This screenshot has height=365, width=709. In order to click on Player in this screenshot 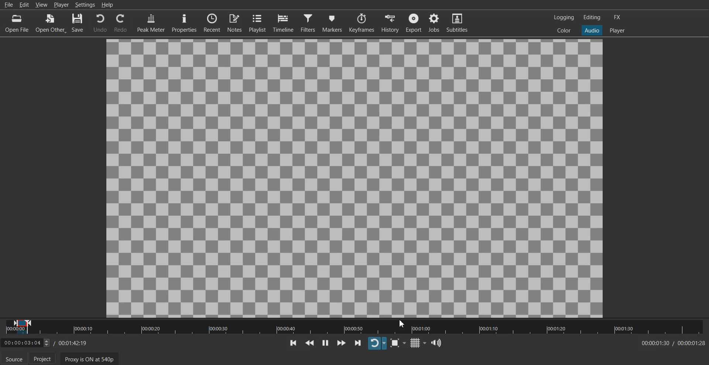, I will do `click(61, 5)`.